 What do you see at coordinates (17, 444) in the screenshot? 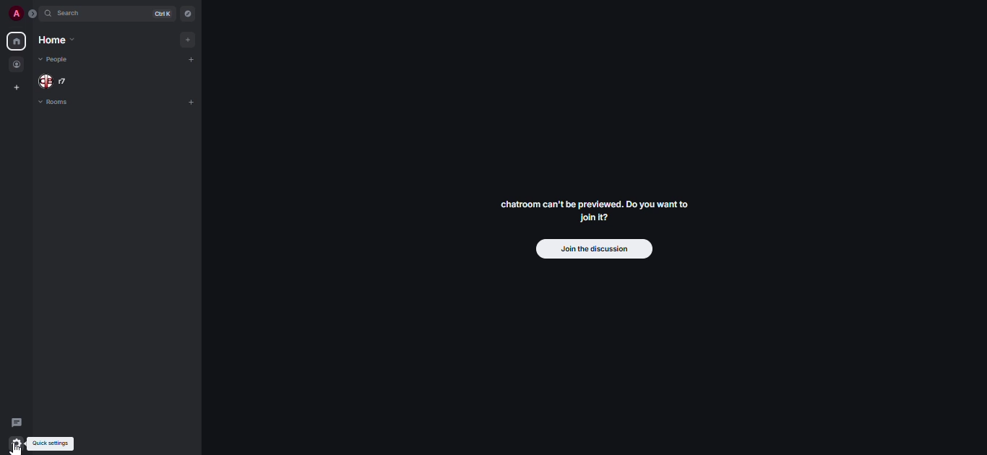
I see `quick settings` at bounding box center [17, 444].